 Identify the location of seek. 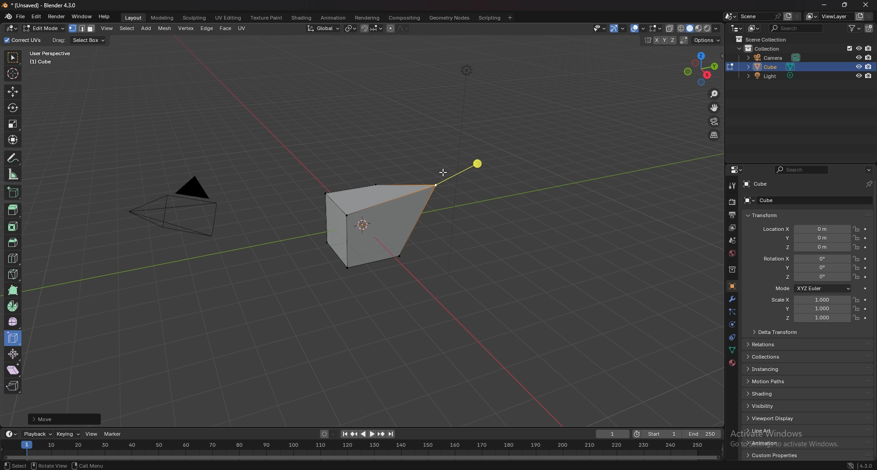
(360, 450).